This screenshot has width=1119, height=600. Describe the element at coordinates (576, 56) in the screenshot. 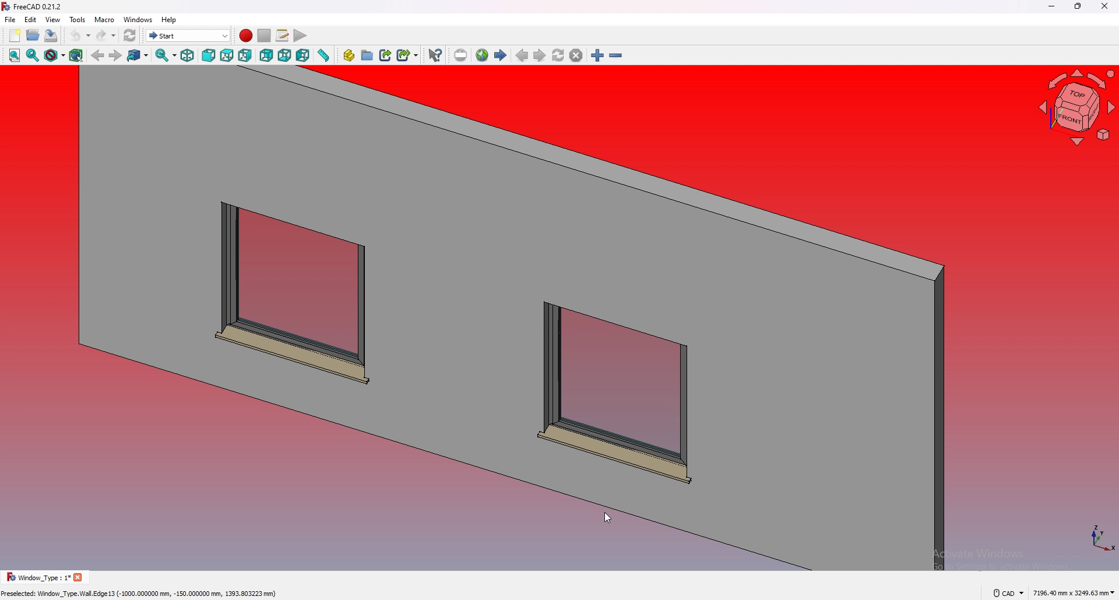

I see `stop loading` at that location.